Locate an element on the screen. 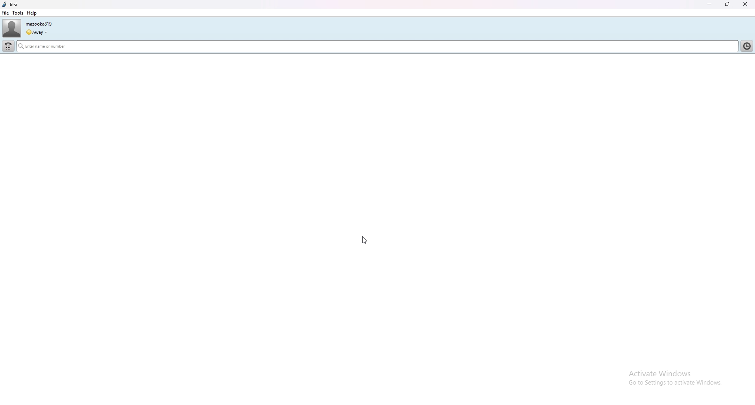 This screenshot has width=755, height=405. tools is located at coordinates (18, 13).